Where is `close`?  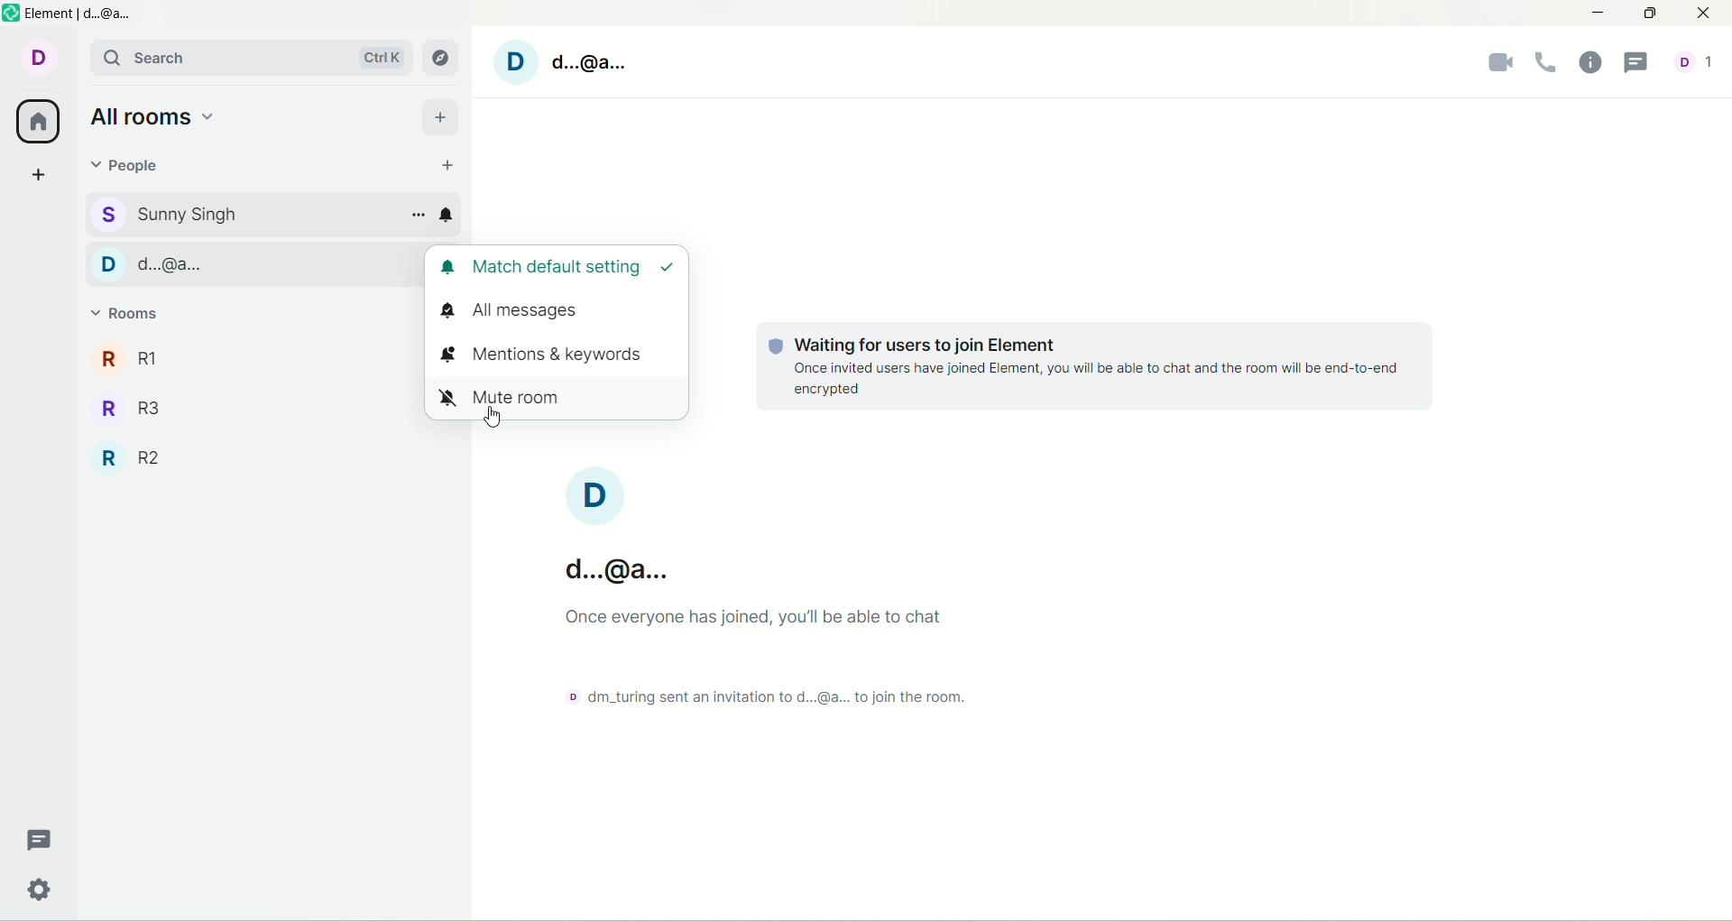 close is located at coordinates (1709, 12).